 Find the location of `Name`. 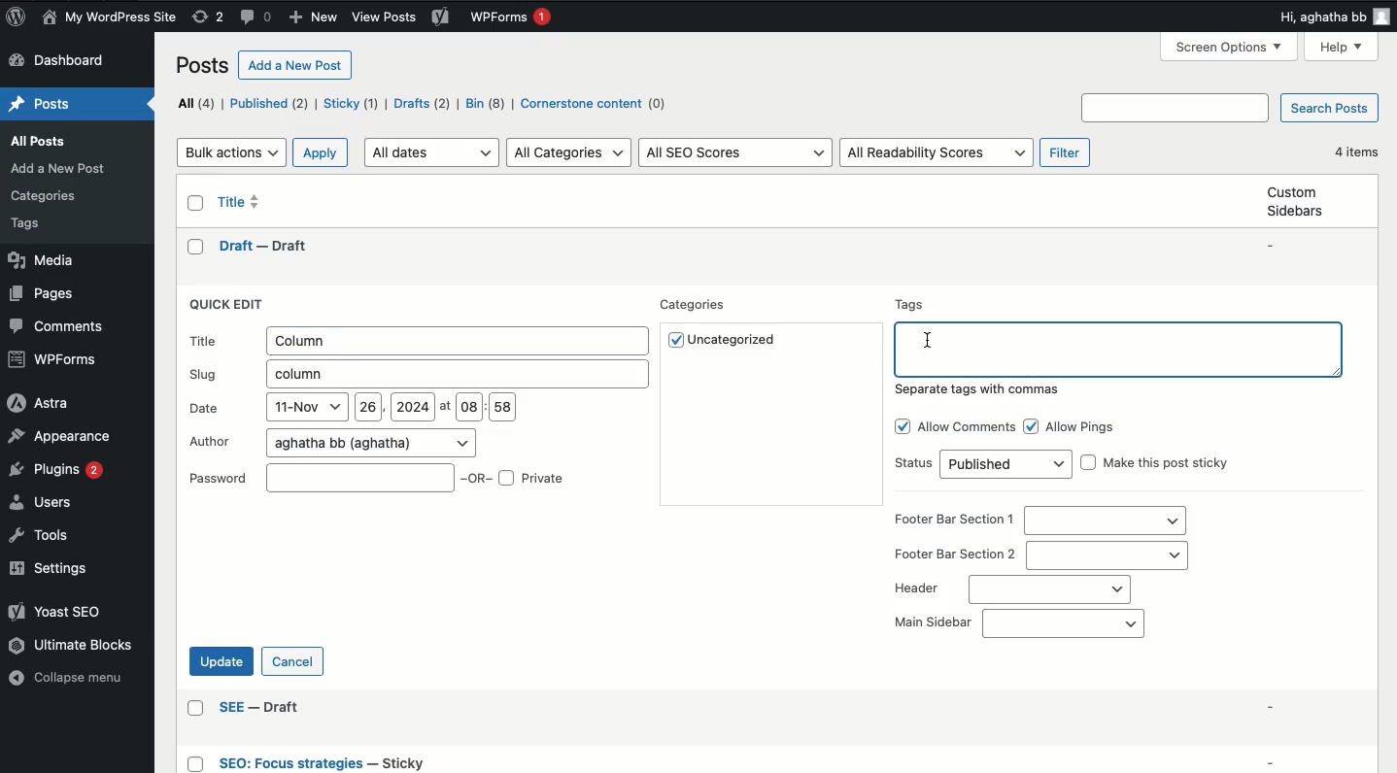

Name is located at coordinates (108, 17).